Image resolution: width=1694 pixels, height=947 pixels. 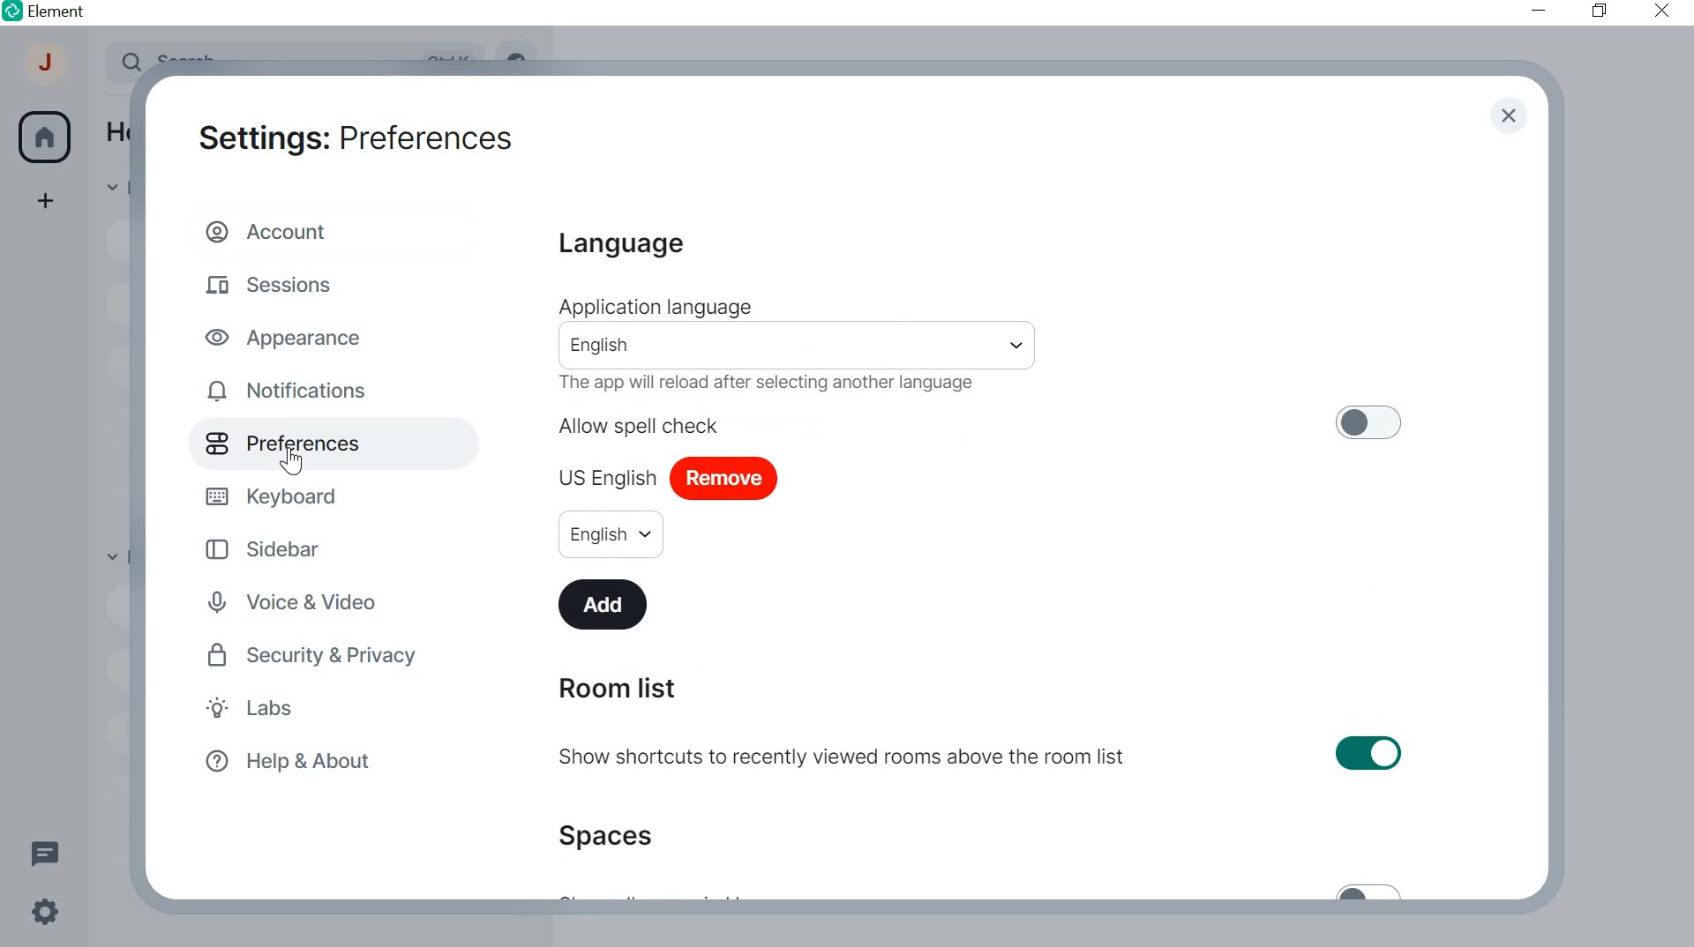 I want to click on MINIMIZE, so click(x=1540, y=11).